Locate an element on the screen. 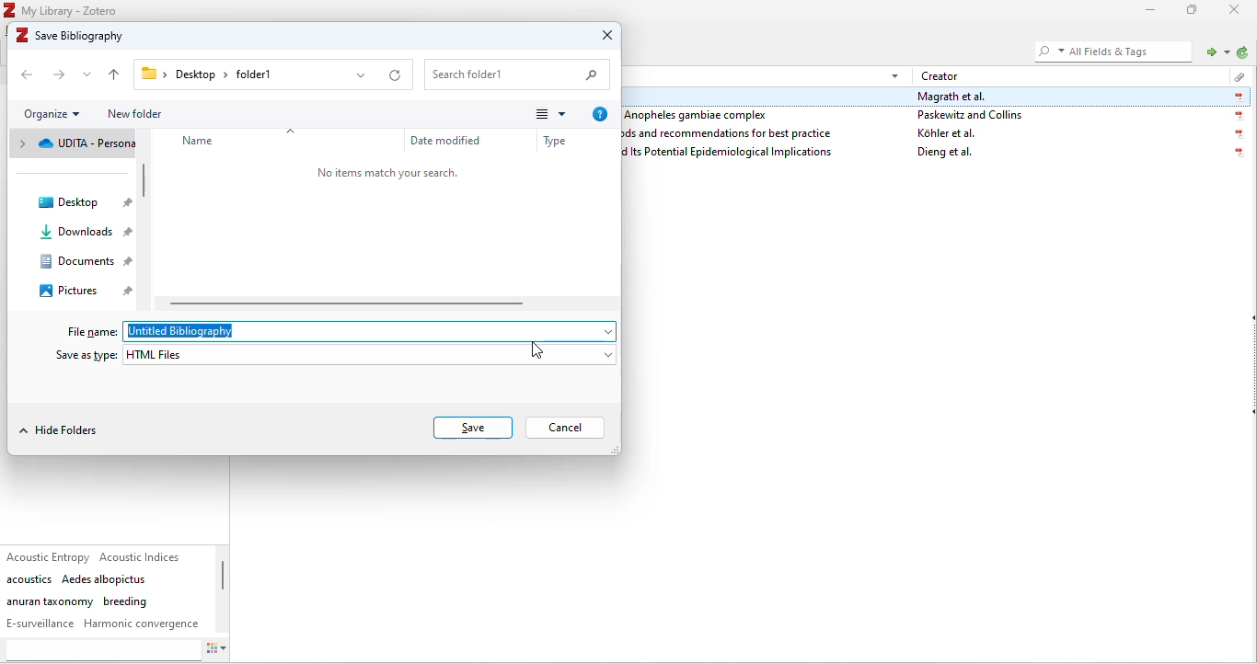 The width and height of the screenshot is (1257, 664). pdf is located at coordinates (1240, 135).